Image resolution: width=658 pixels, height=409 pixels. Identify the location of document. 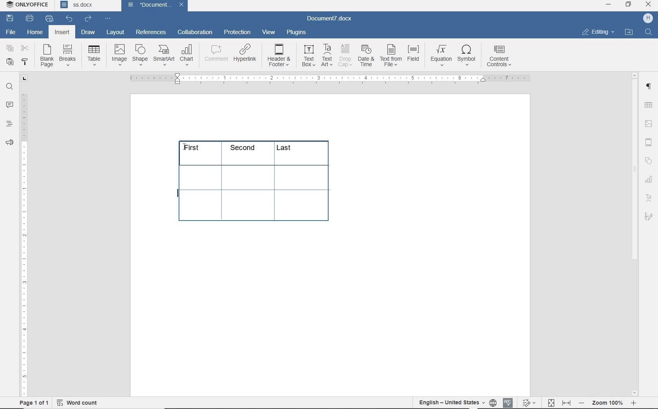
(147, 5).